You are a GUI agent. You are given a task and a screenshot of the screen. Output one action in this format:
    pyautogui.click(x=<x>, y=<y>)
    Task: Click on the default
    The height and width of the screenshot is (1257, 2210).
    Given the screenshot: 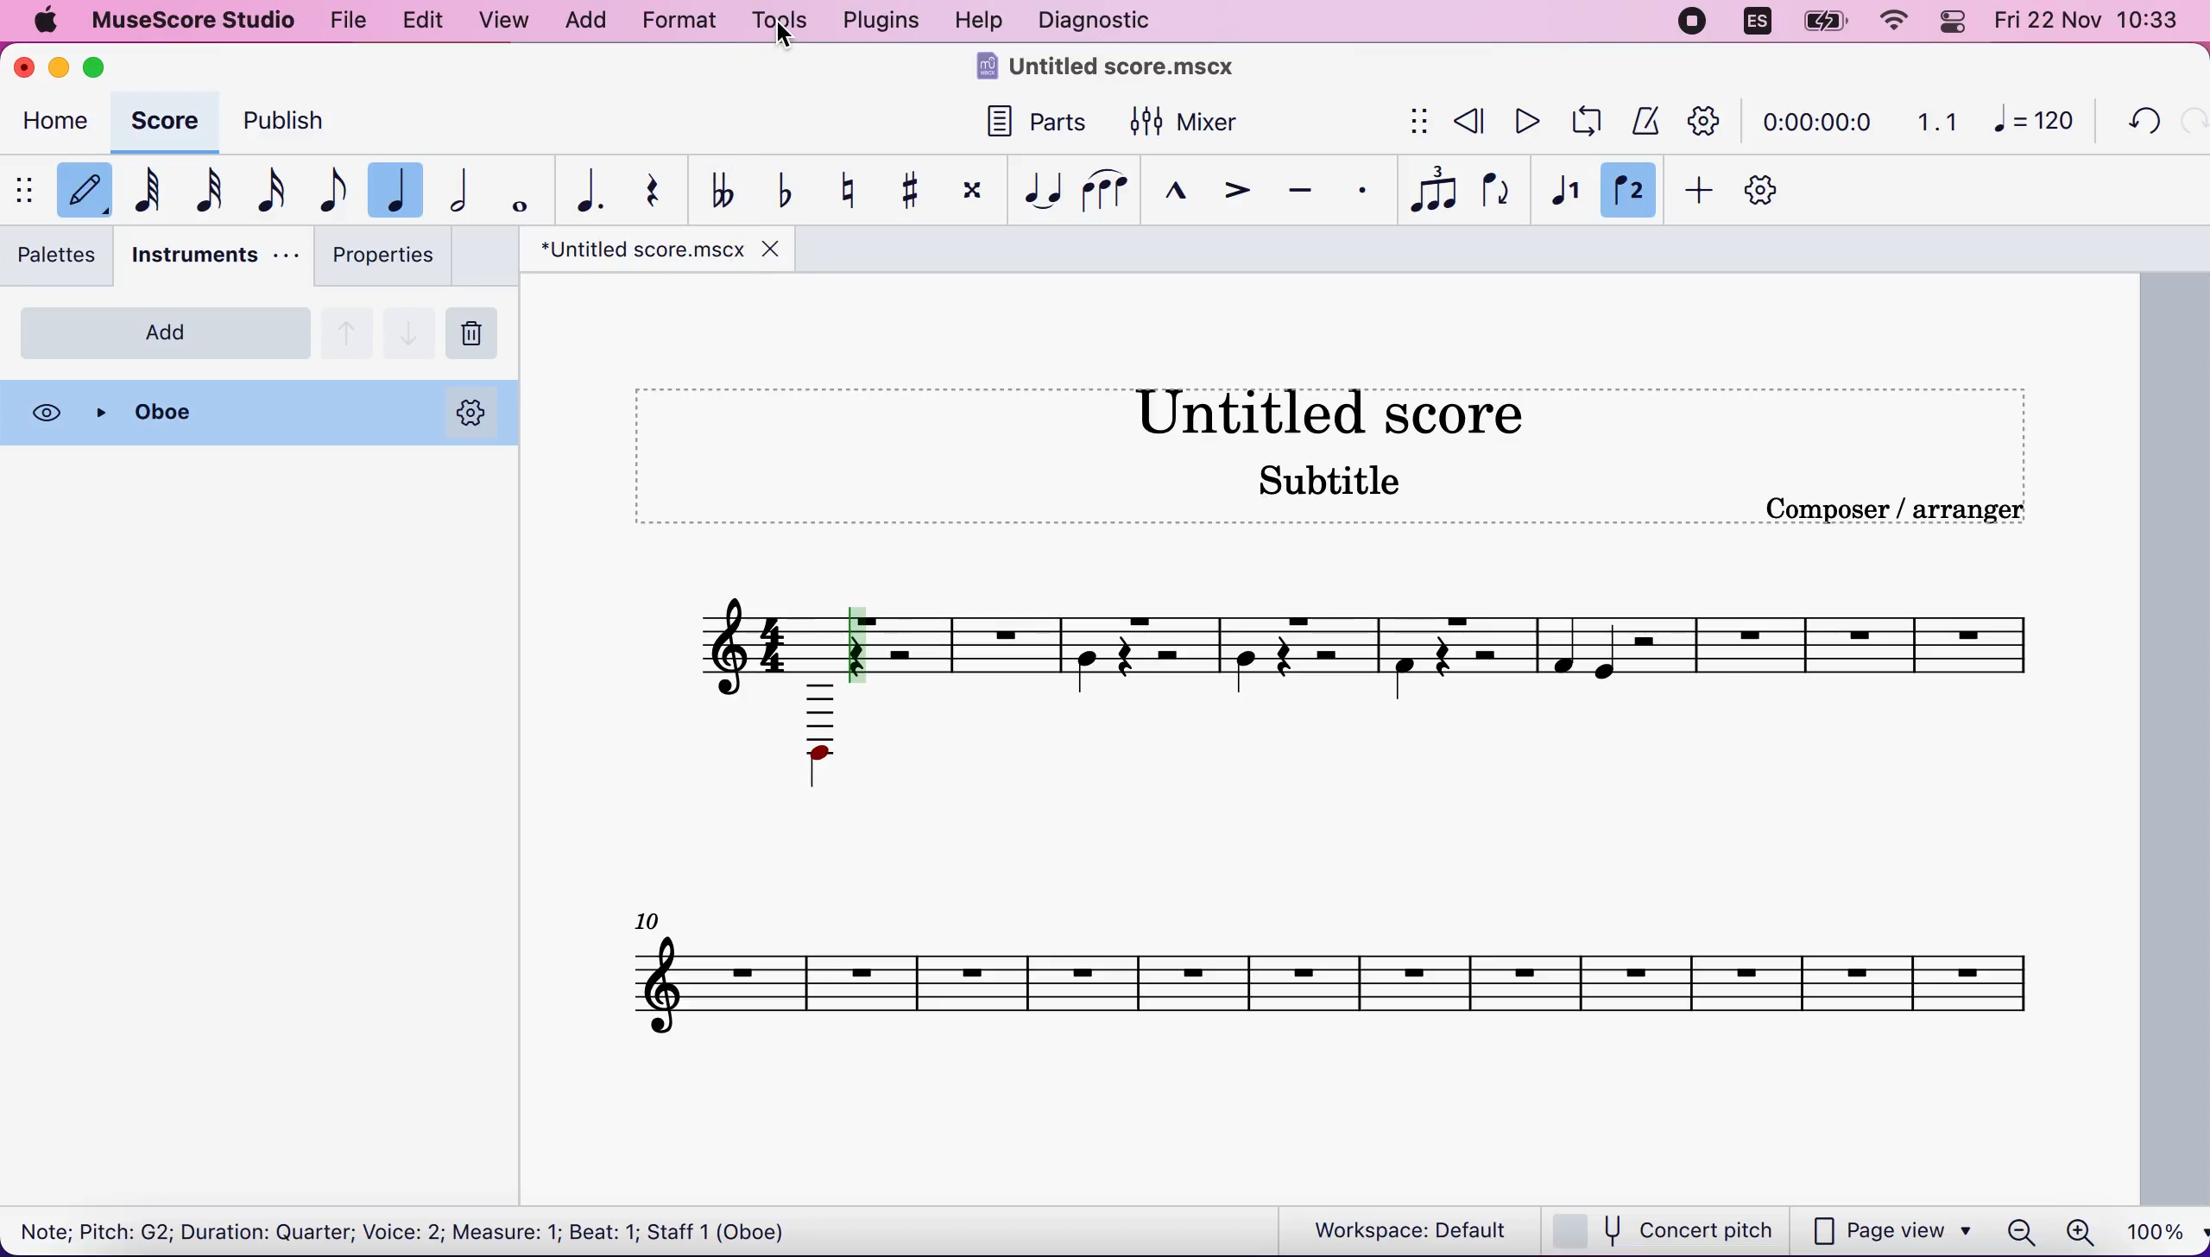 What is the action you would take?
    pyautogui.click(x=85, y=187)
    